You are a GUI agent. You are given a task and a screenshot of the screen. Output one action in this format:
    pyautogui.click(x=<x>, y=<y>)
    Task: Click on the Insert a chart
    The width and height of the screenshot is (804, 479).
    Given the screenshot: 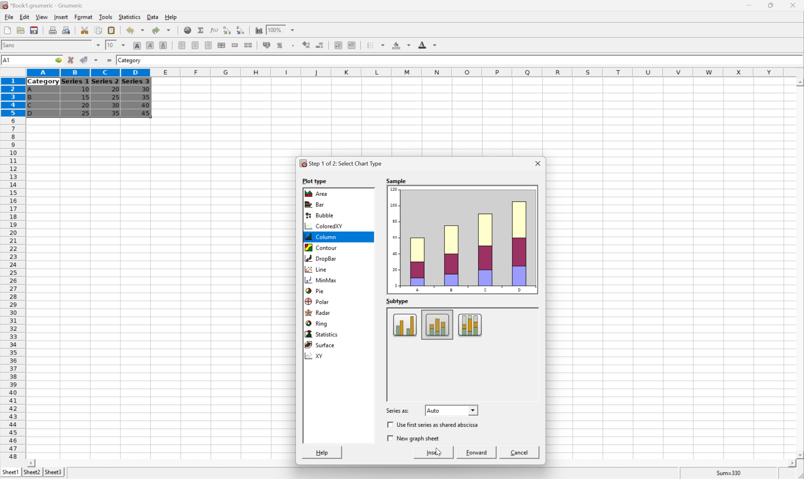 What is the action you would take?
    pyautogui.click(x=258, y=30)
    